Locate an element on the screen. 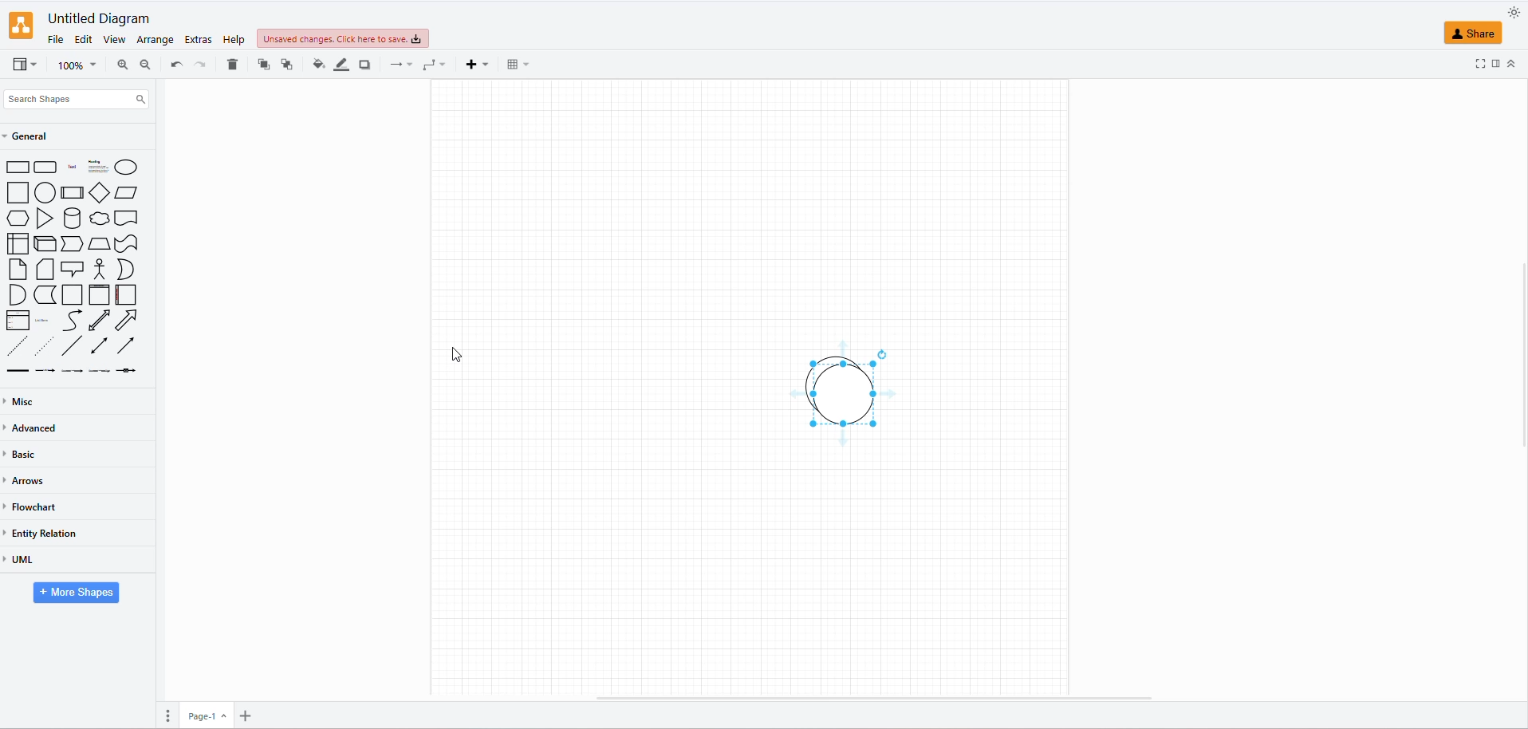 The width and height of the screenshot is (1528, 729). ARROWS is located at coordinates (28, 483).